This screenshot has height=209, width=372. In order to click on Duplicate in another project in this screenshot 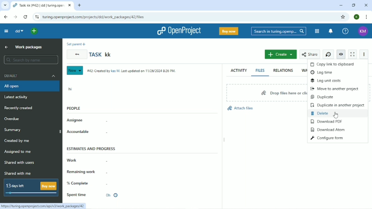, I will do `click(338, 105)`.